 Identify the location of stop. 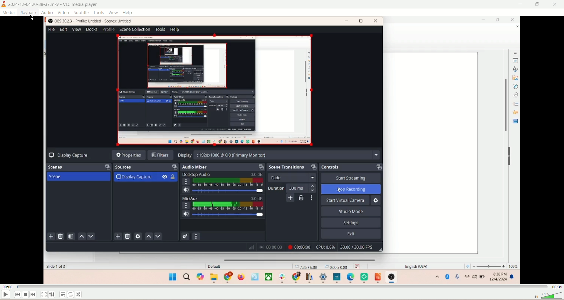
(25, 295).